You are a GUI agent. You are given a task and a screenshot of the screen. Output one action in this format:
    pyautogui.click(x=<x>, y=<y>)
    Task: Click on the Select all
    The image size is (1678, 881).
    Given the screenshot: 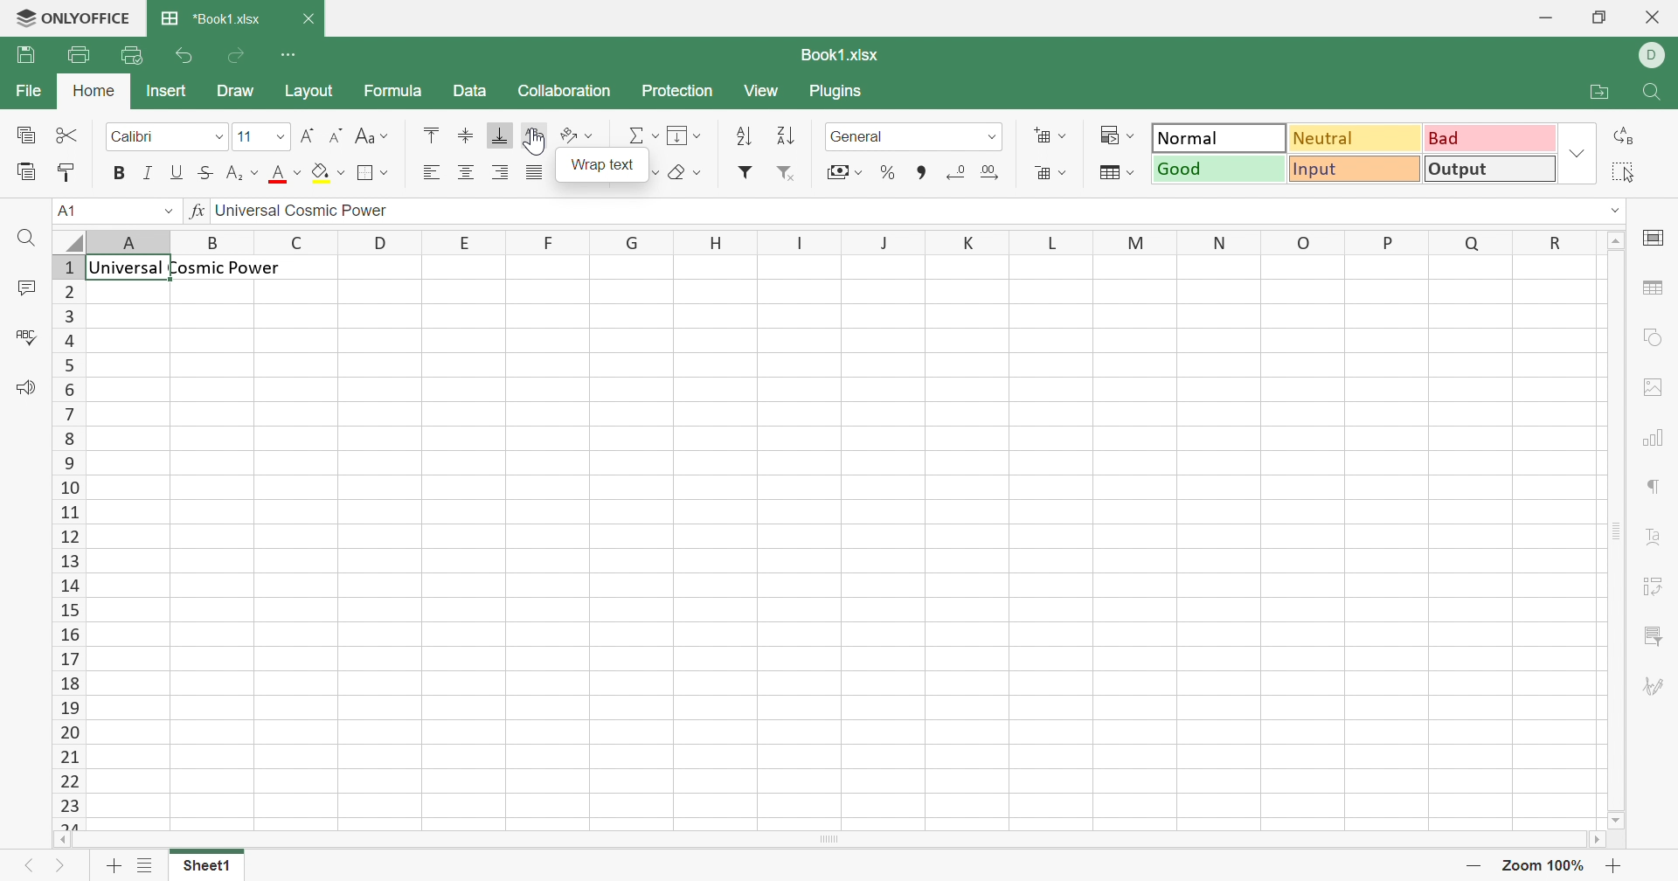 What is the action you would take?
    pyautogui.click(x=1628, y=170)
    